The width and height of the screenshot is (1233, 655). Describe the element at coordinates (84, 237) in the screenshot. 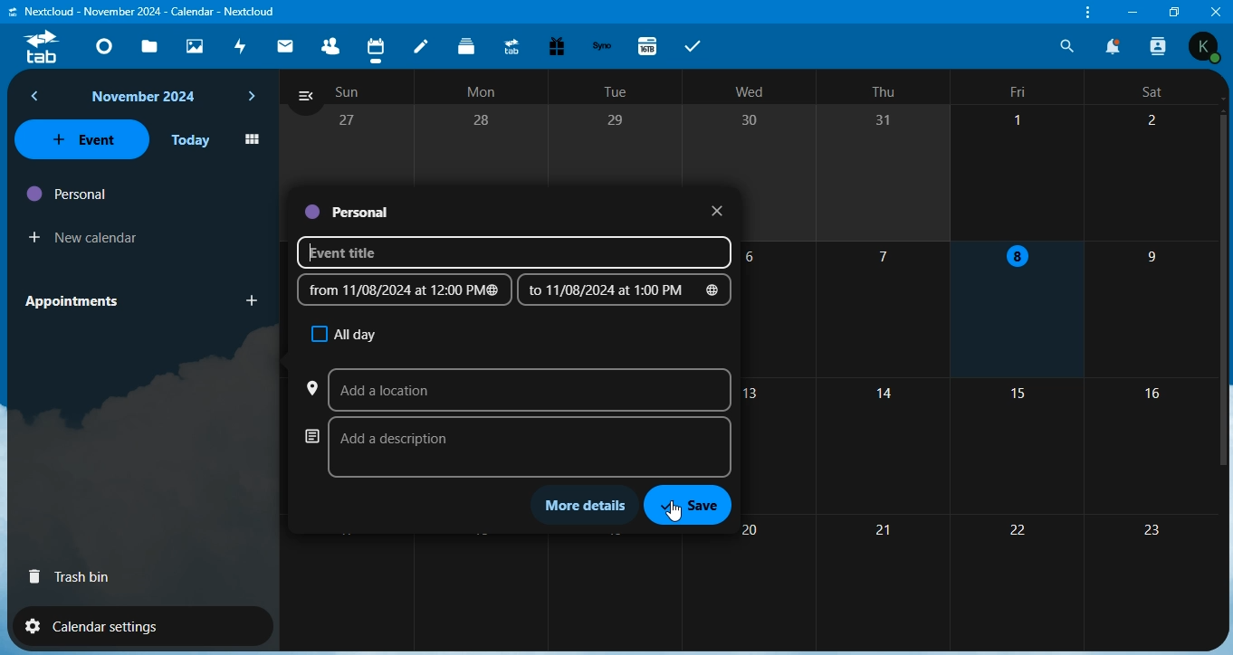

I see `new calendar` at that location.